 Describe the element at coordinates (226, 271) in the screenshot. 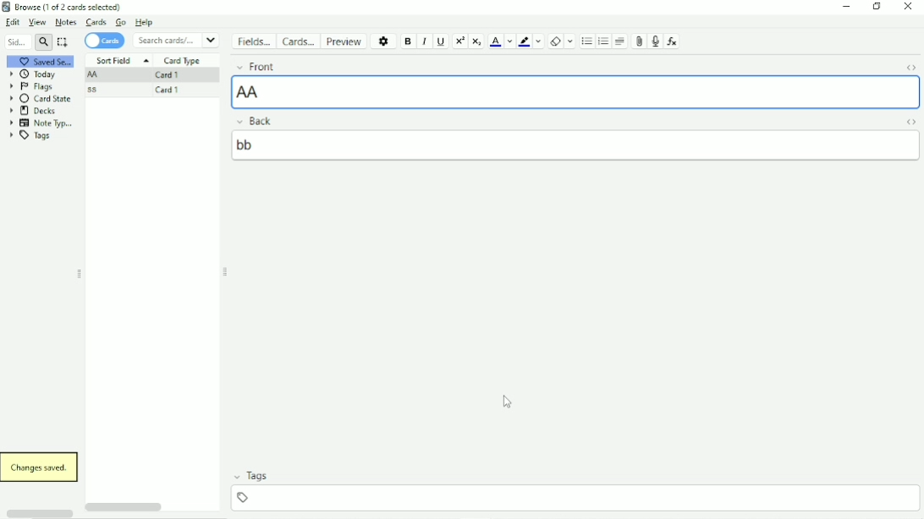

I see `Resize` at that location.